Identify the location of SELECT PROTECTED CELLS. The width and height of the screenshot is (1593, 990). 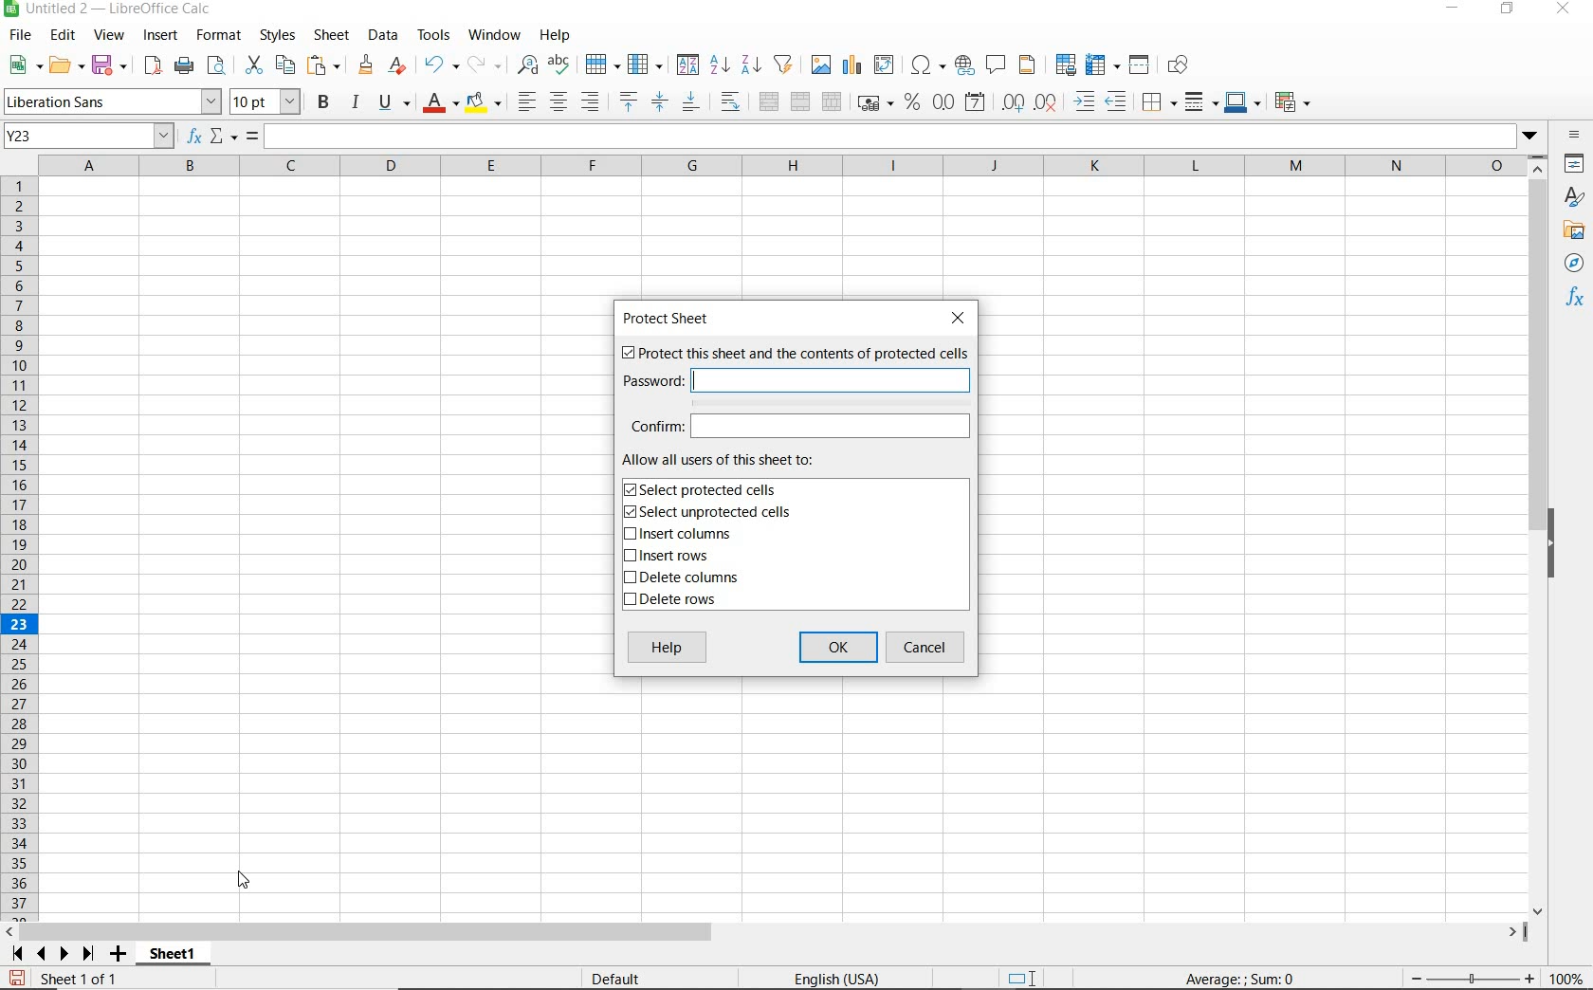
(705, 489).